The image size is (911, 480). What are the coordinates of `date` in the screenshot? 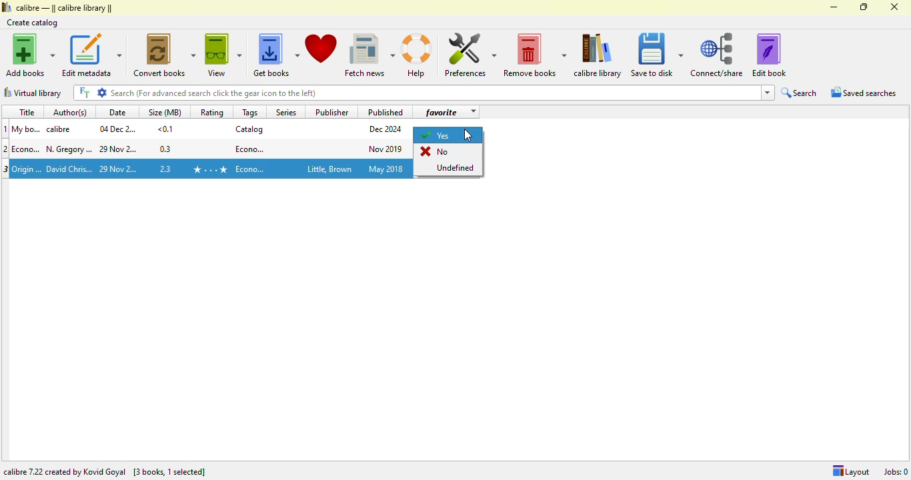 It's located at (117, 112).